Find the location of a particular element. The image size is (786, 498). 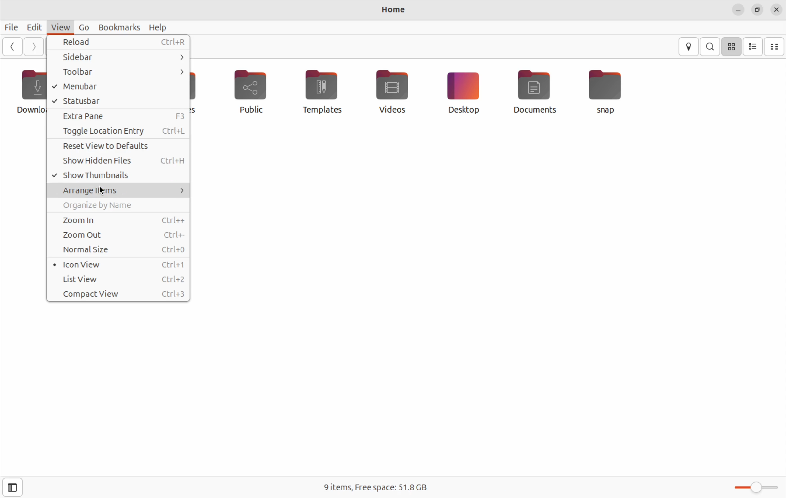

home is located at coordinates (391, 10).